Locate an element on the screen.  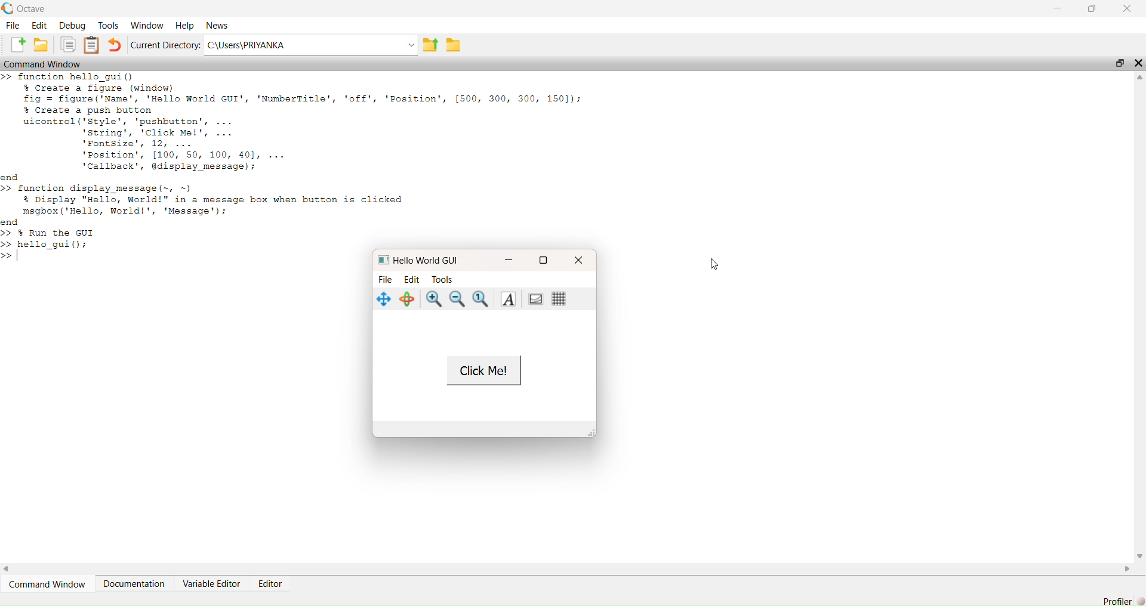
zoom out is located at coordinates (459, 299).